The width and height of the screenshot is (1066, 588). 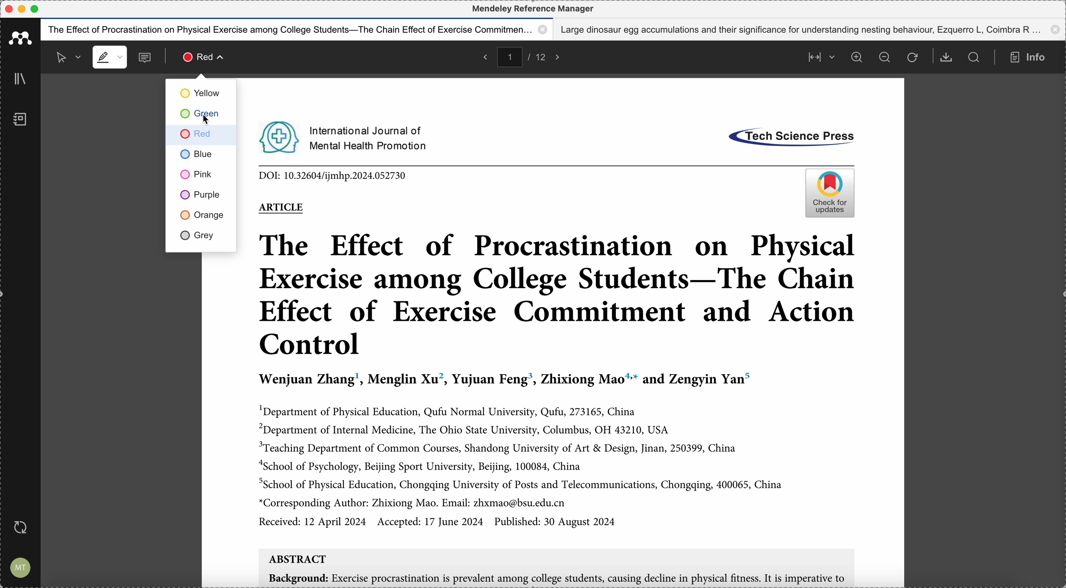 I want to click on minimize, so click(x=24, y=9).